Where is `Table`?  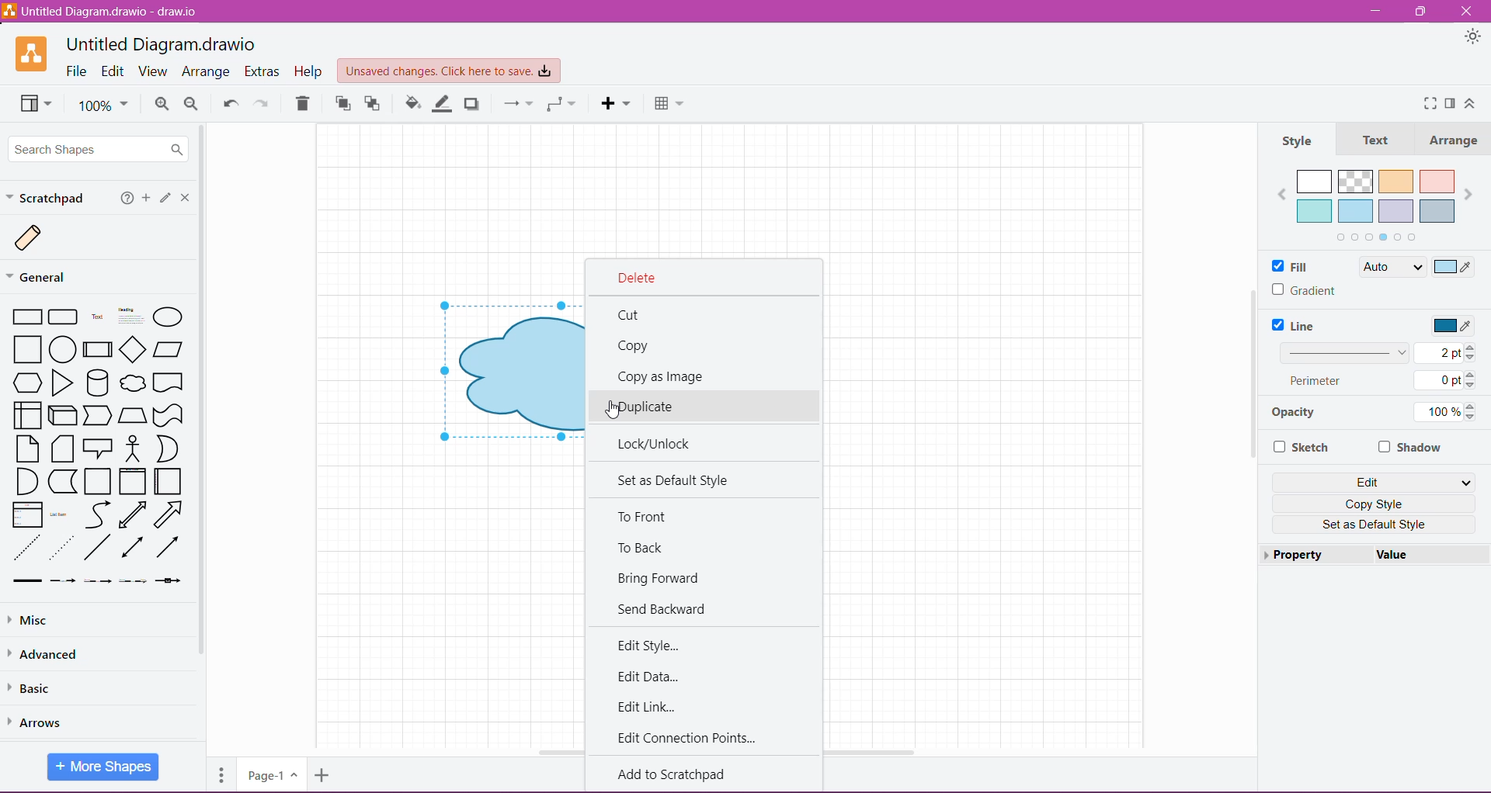
Table is located at coordinates (669, 104).